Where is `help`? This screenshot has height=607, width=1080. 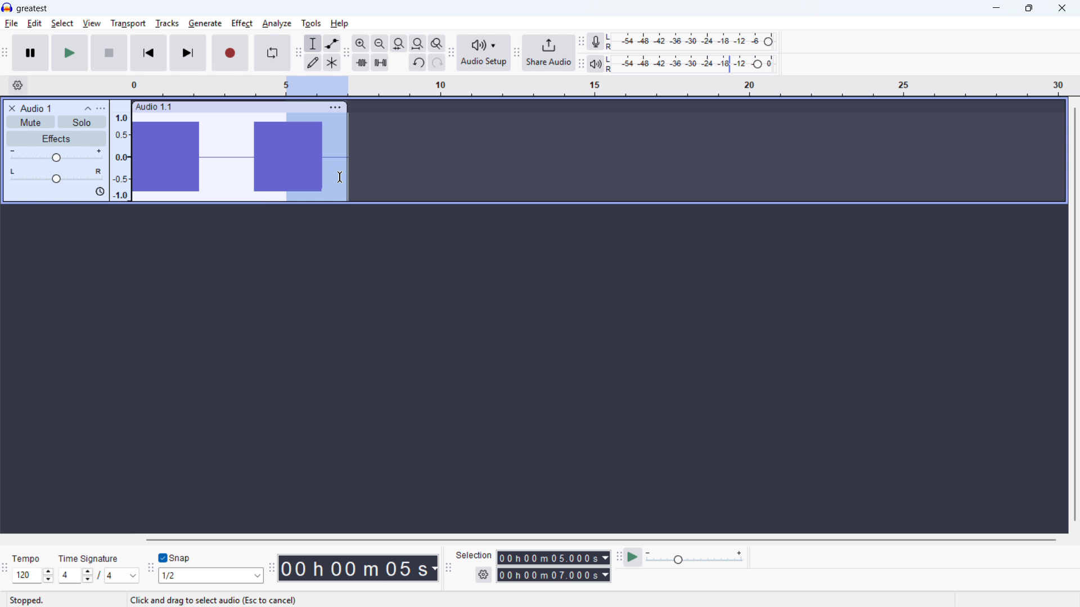 help is located at coordinates (340, 24).